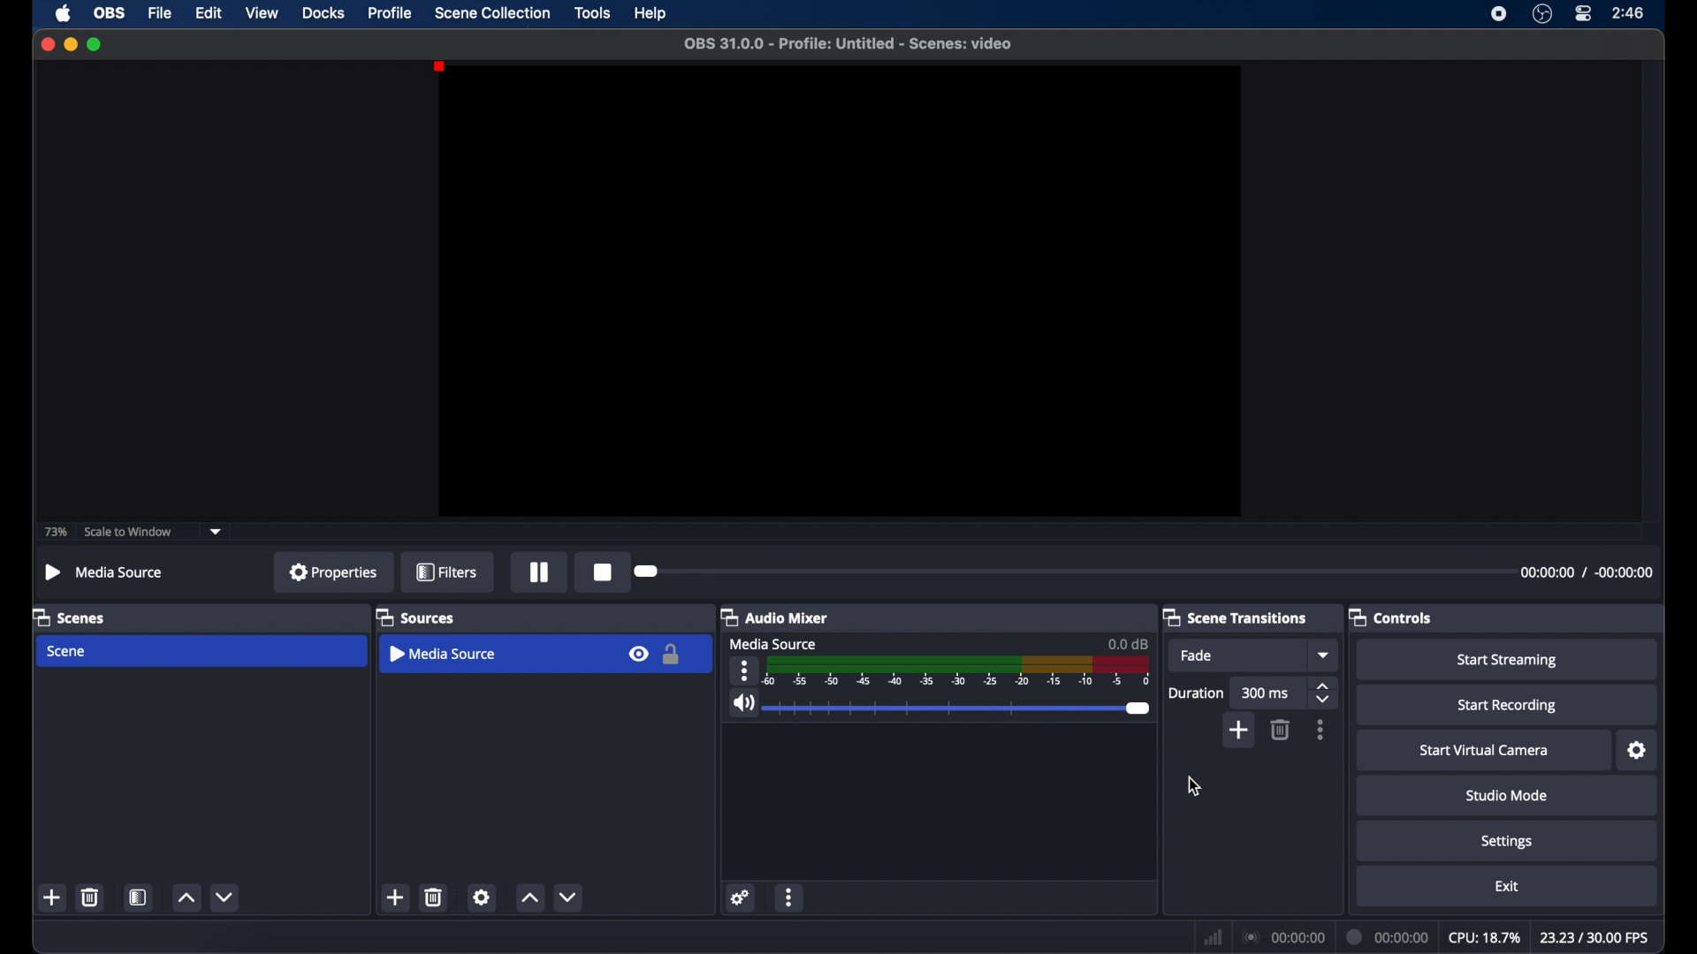 This screenshot has width=1697, height=954. Describe the element at coordinates (651, 14) in the screenshot. I see `help` at that location.